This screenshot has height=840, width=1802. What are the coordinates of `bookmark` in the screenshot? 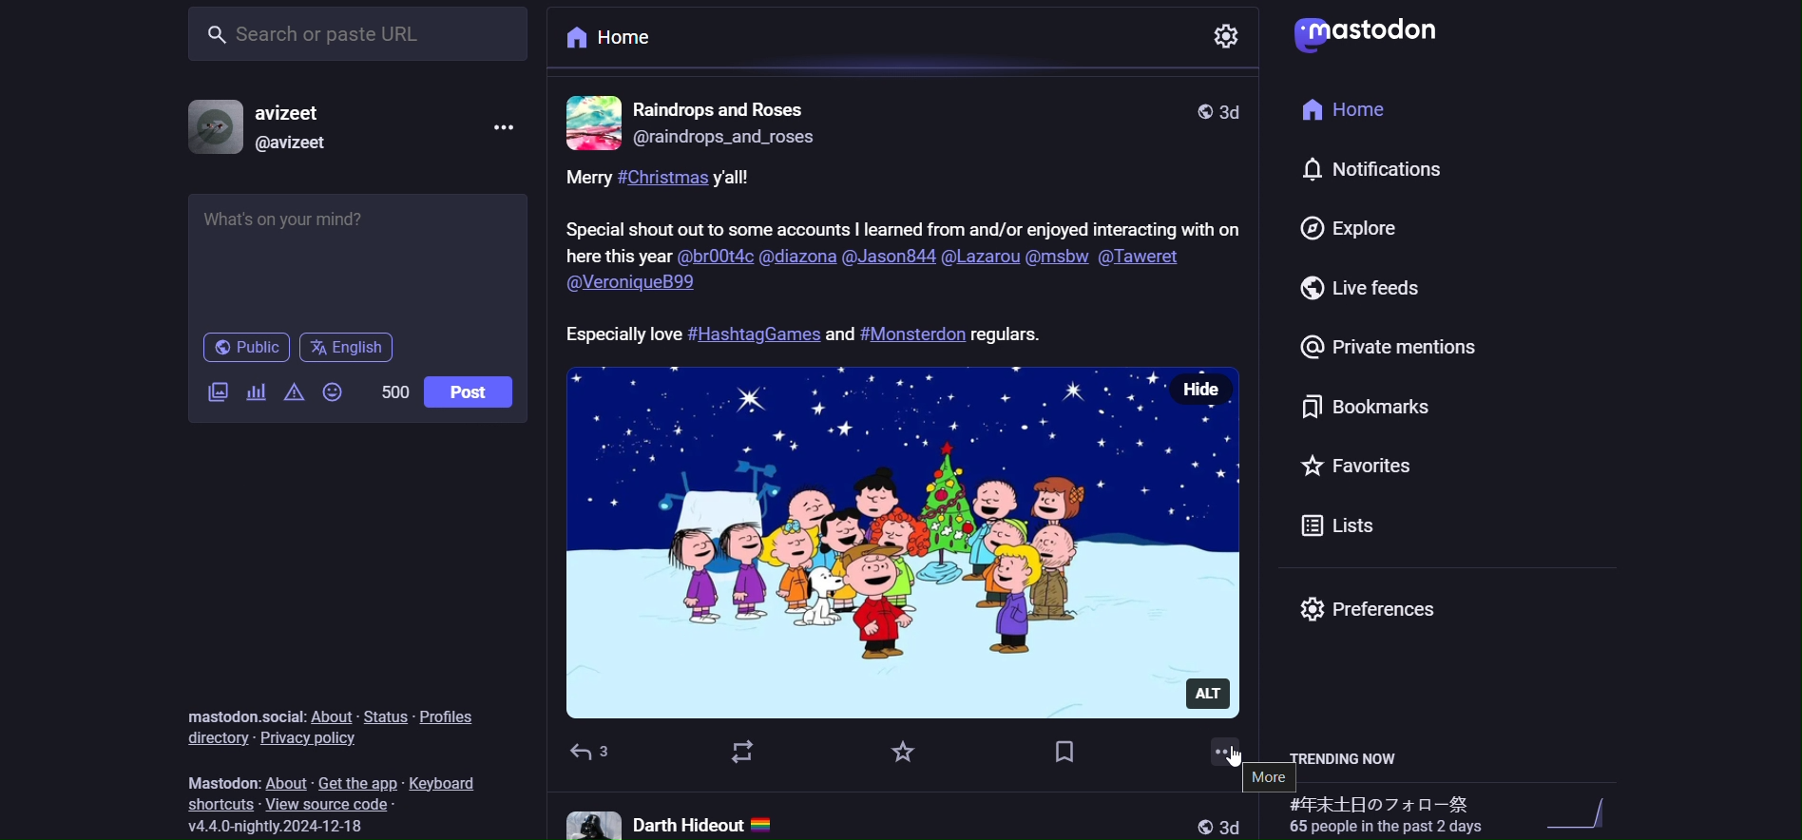 It's located at (1351, 408).